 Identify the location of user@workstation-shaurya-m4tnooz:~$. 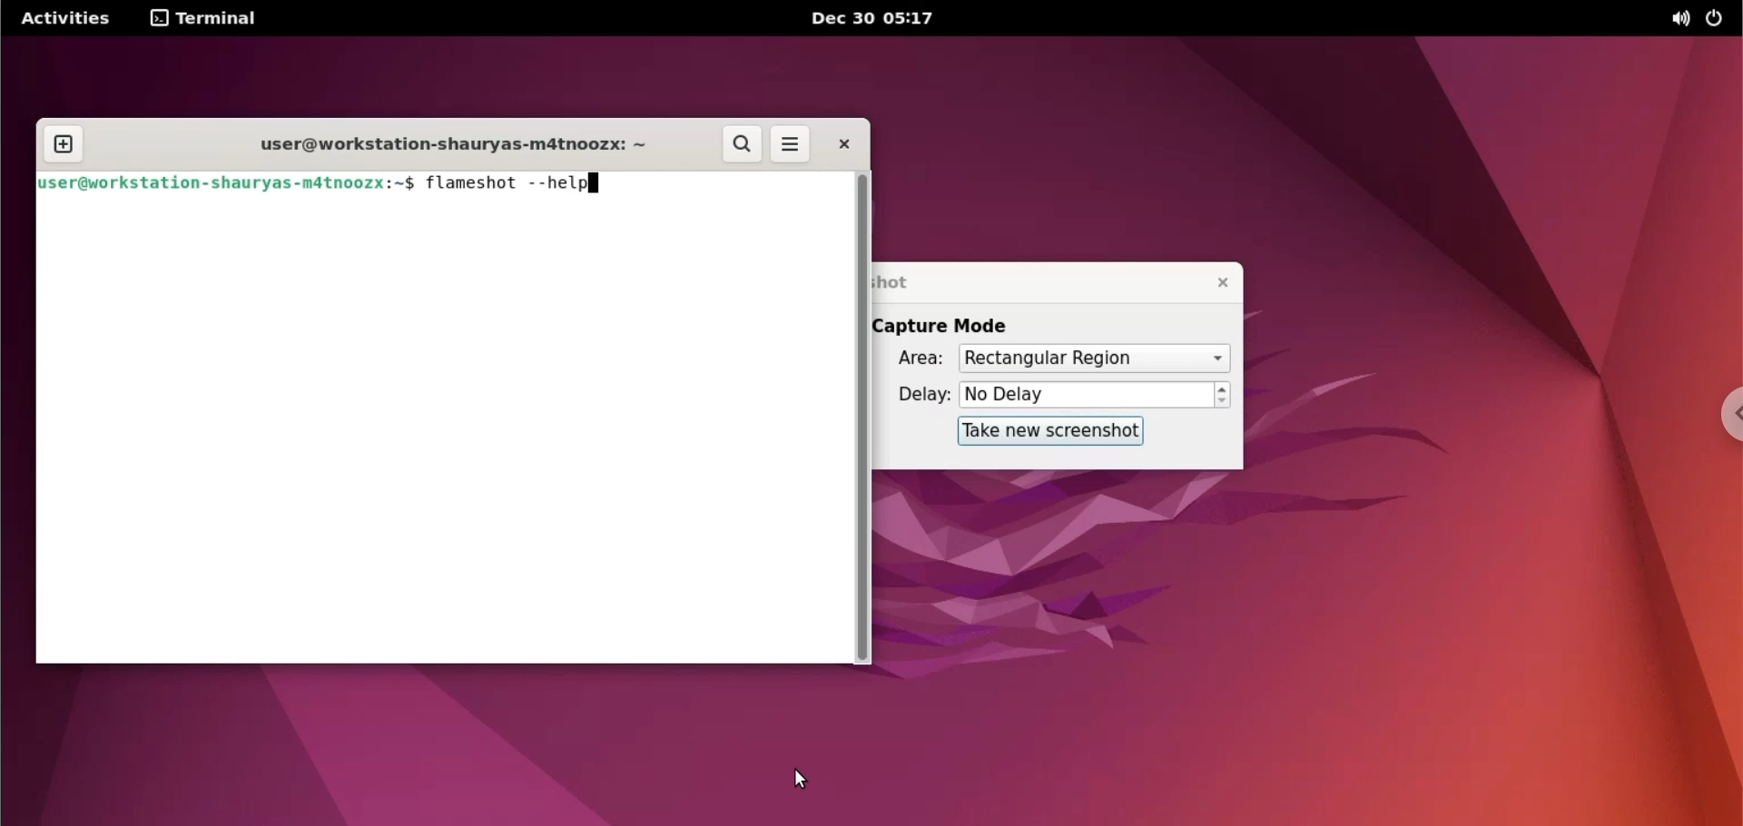
(231, 184).